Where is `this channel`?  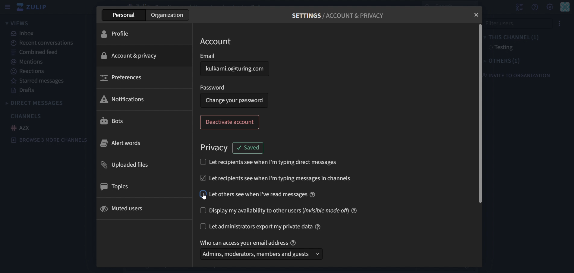 this channel is located at coordinates (514, 37).